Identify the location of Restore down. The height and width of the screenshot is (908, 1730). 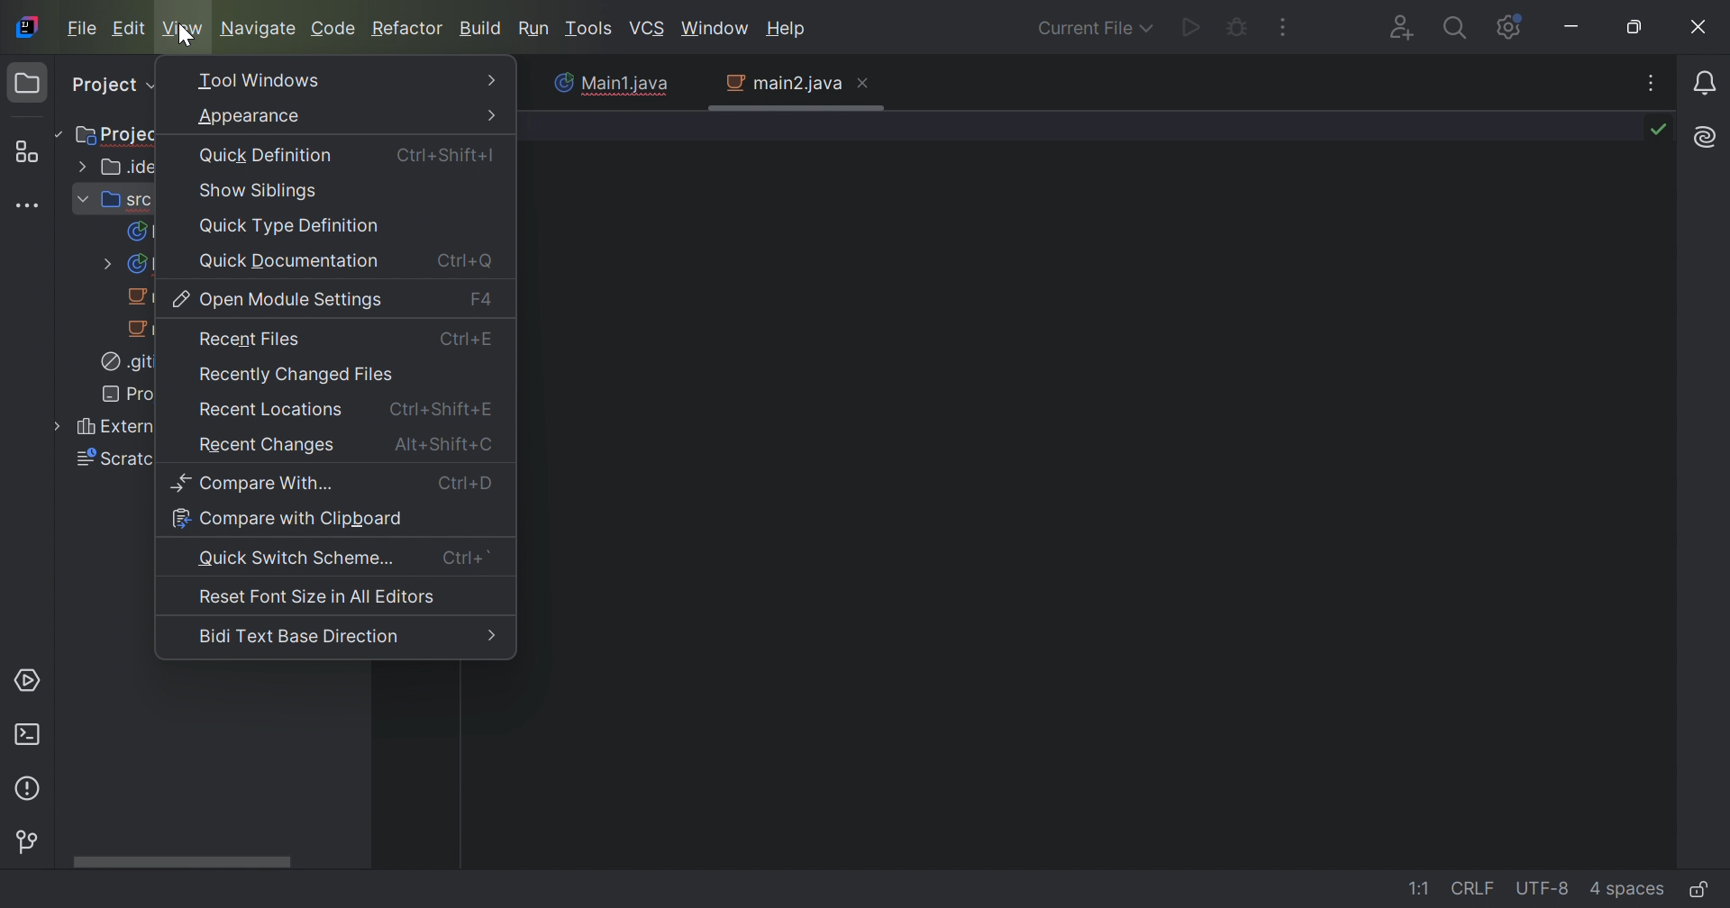
(1635, 27).